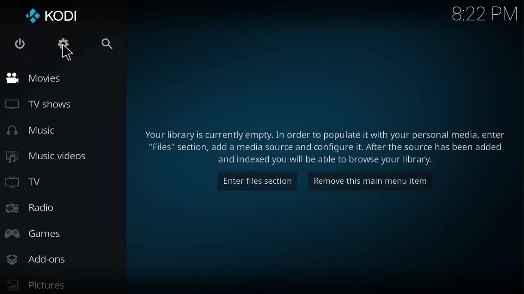 Image resolution: width=524 pixels, height=294 pixels. Describe the element at coordinates (255, 183) in the screenshot. I see `enter this section` at that location.